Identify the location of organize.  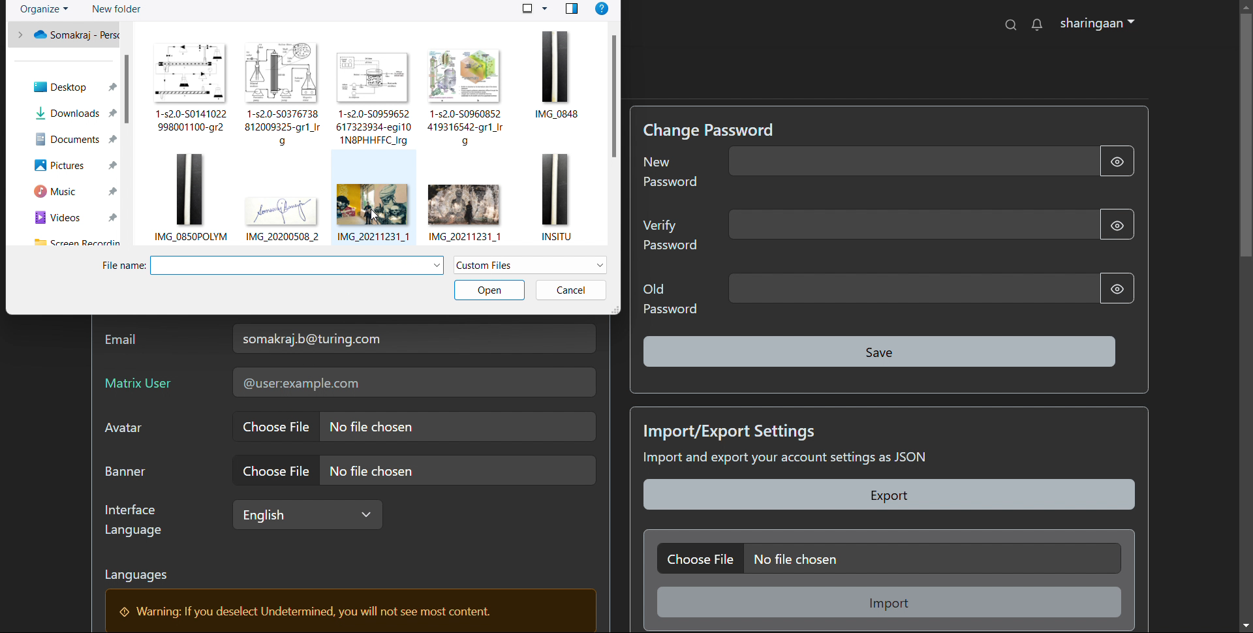
(44, 10).